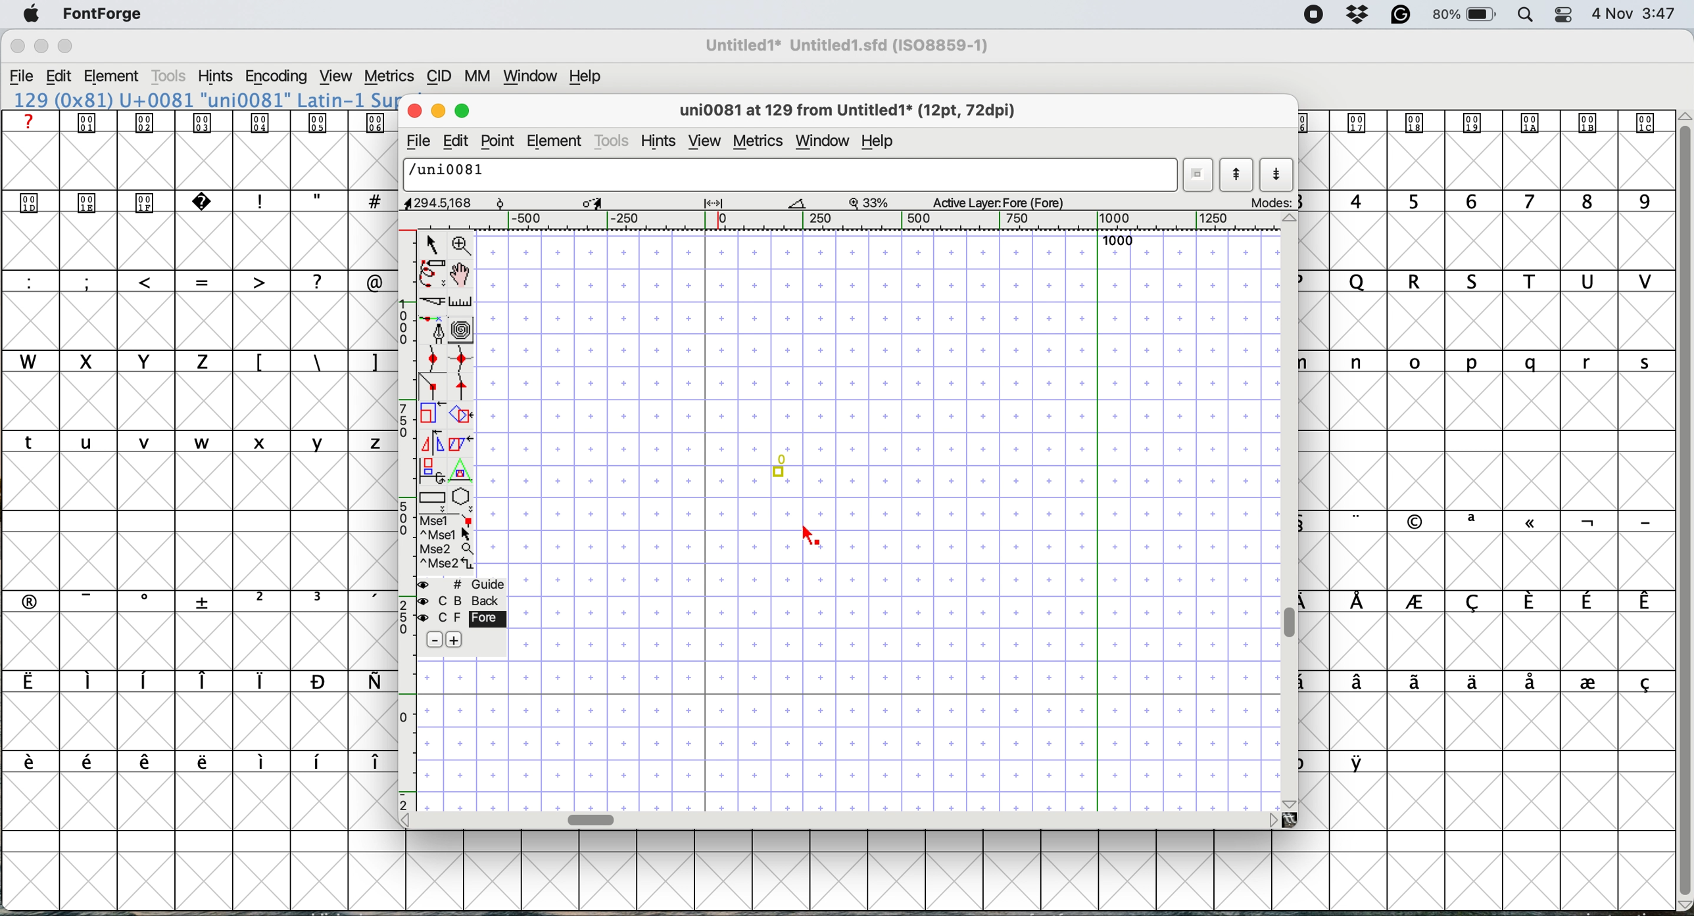 The width and height of the screenshot is (1694, 916). What do you see at coordinates (103, 18) in the screenshot?
I see `FontForge` at bounding box center [103, 18].